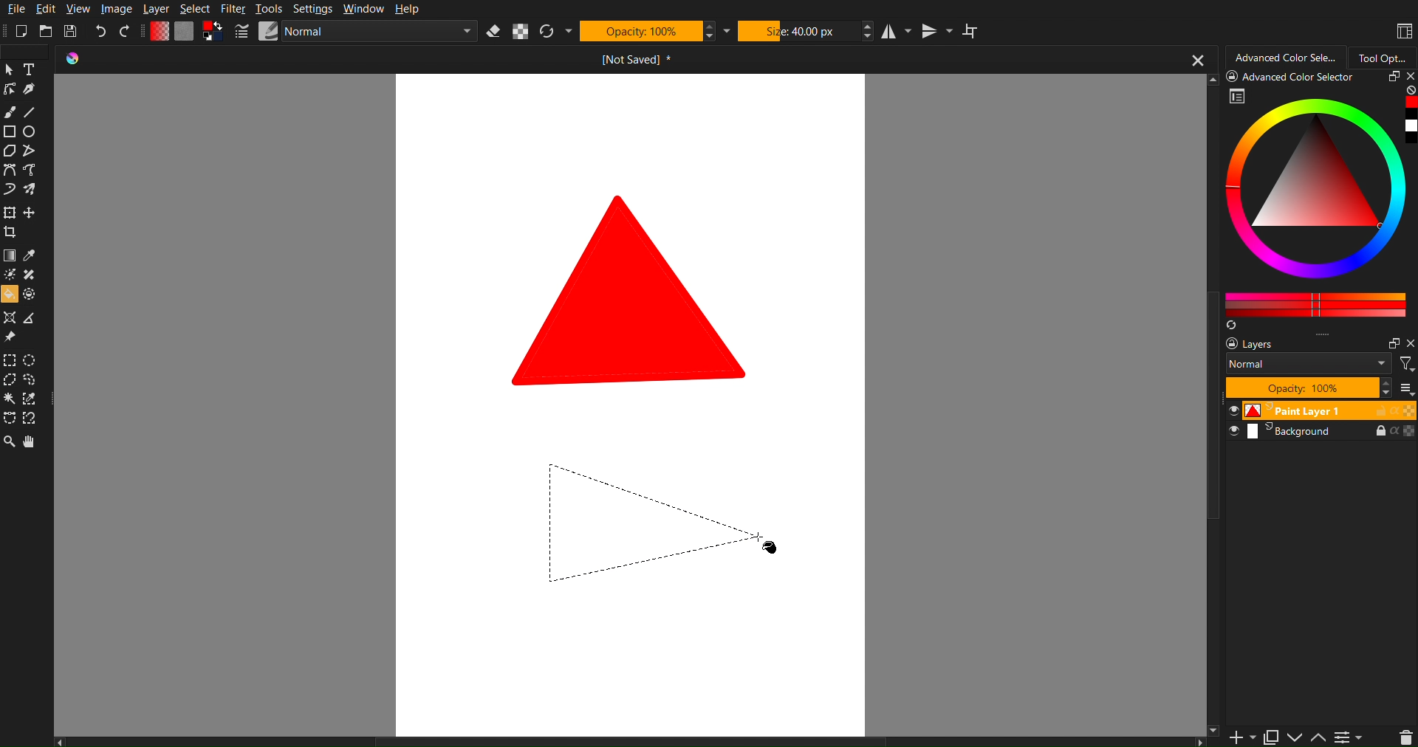 The width and height of the screenshot is (1418, 747). I want to click on Open, so click(47, 30).